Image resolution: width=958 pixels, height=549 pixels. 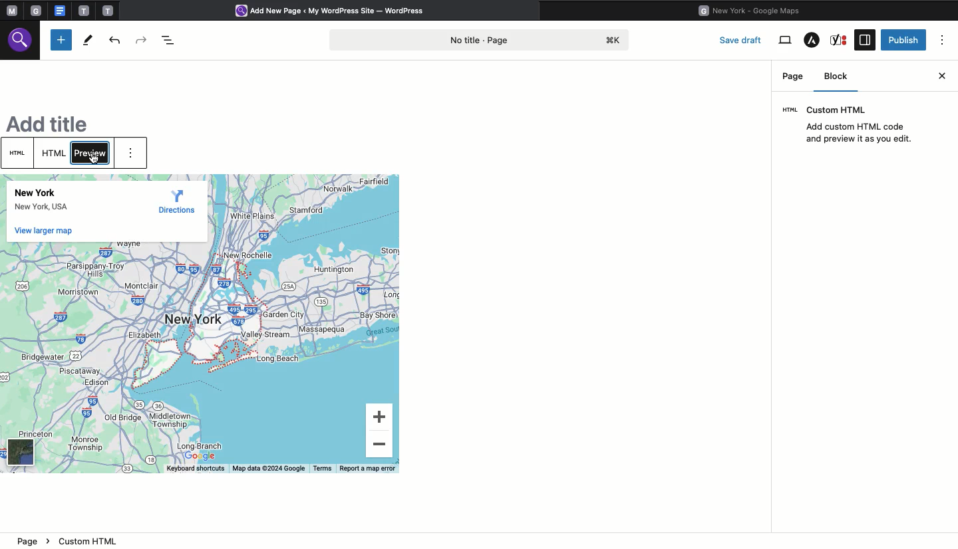 I want to click on Publish , so click(x=904, y=39).